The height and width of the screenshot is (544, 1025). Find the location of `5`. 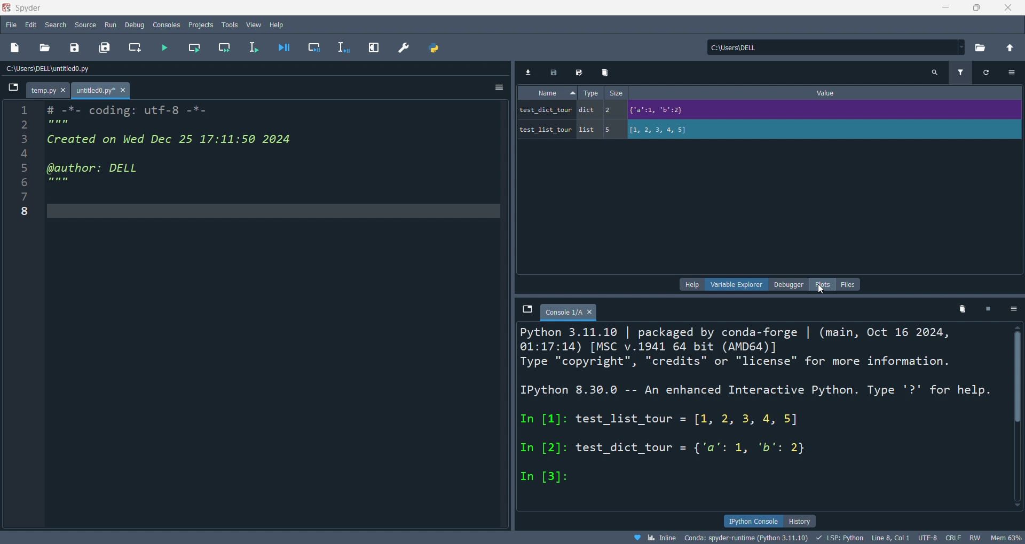

5 is located at coordinates (609, 131).